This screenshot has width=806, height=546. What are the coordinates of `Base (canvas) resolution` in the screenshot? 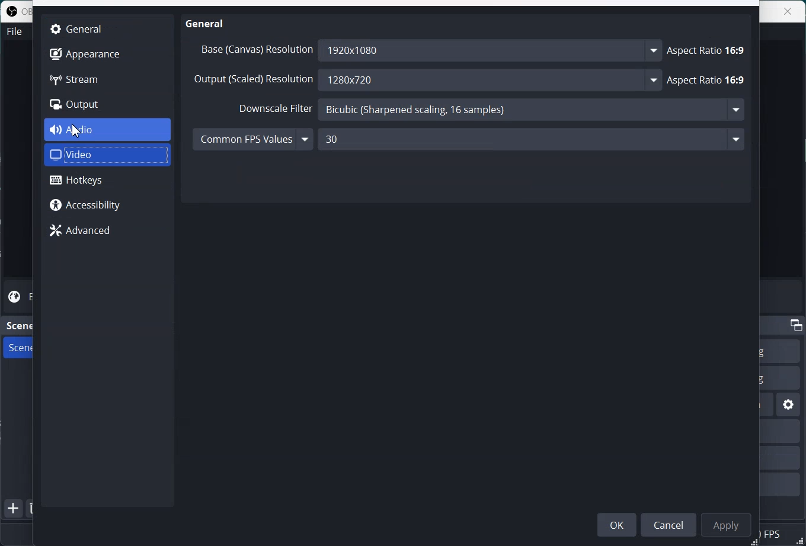 It's located at (254, 51).